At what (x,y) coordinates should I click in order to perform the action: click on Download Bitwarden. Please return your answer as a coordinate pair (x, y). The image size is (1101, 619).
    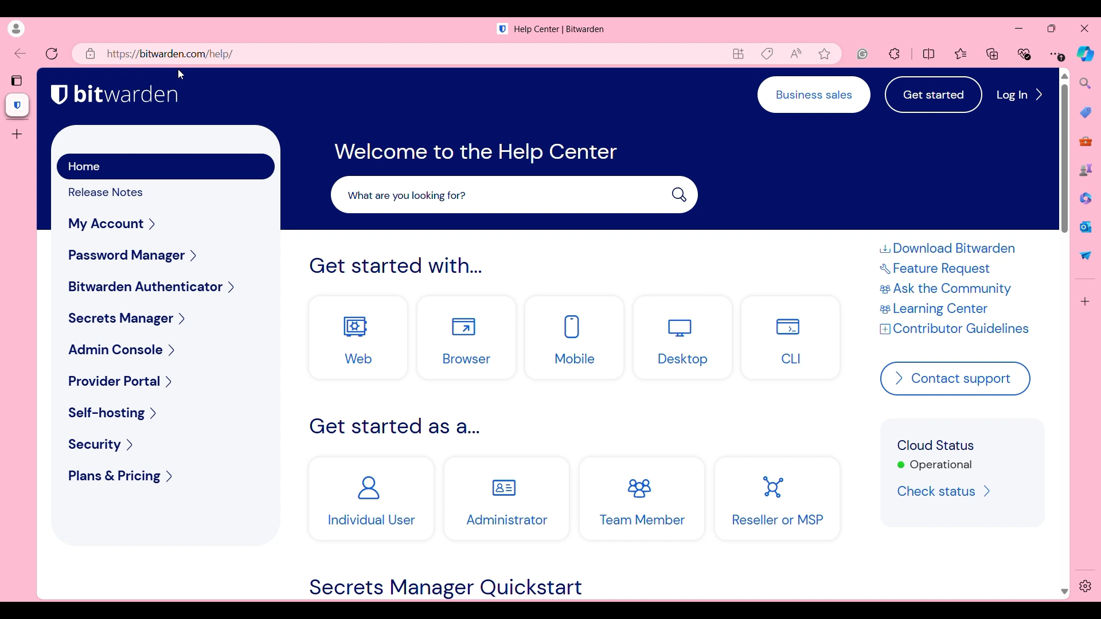
    Looking at the image, I should click on (948, 248).